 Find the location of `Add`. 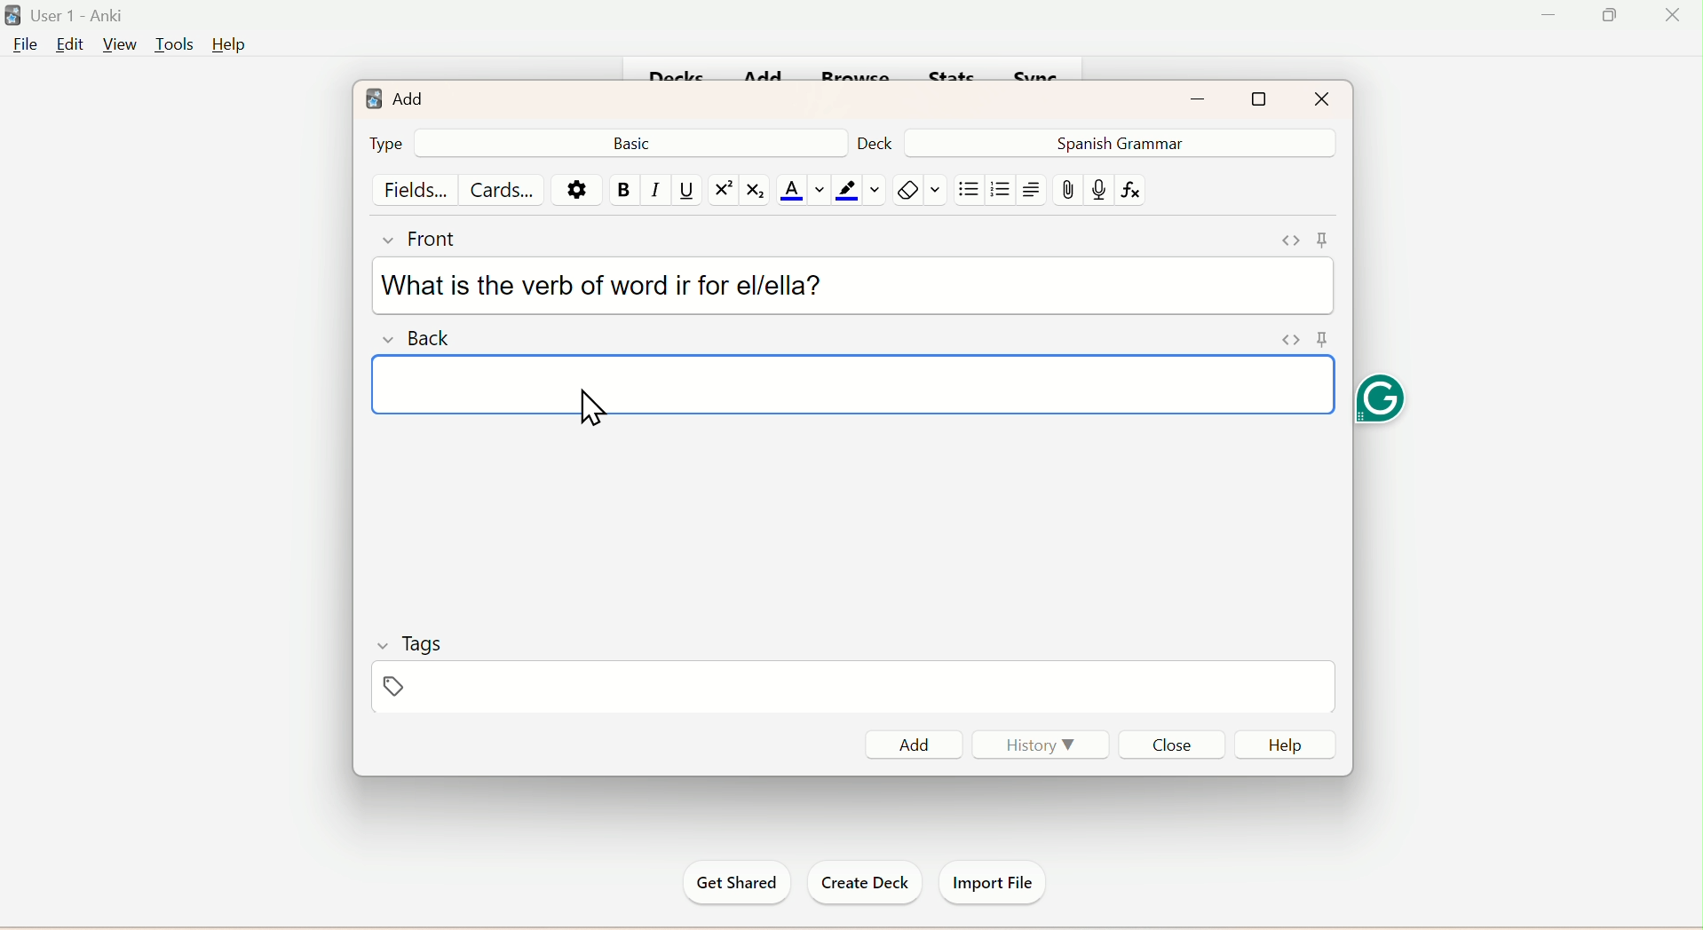

Add is located at coordinates (394, 94).